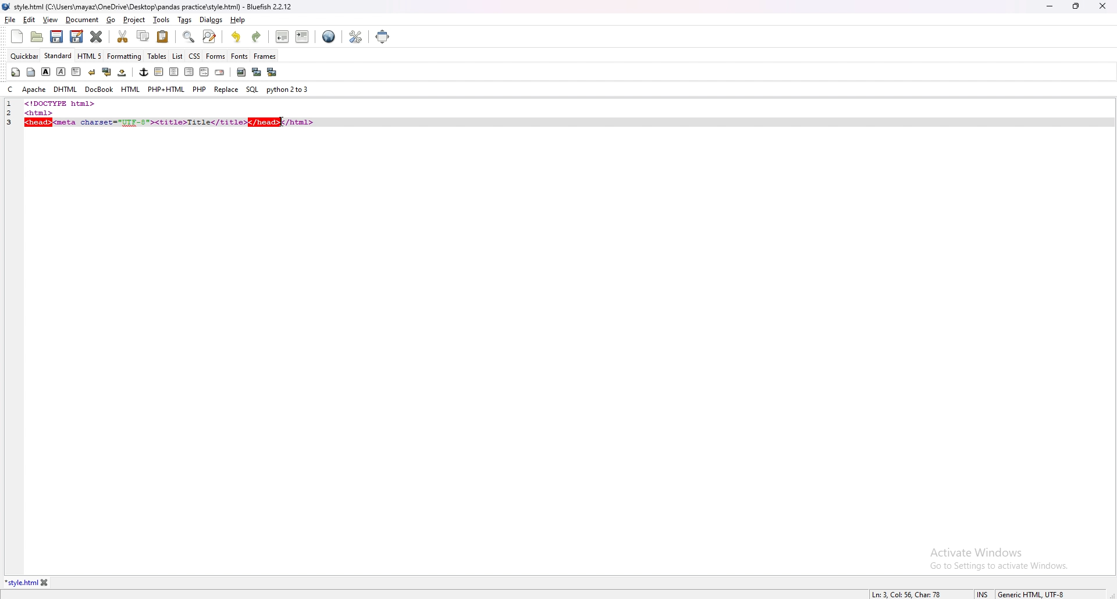 This screenshot has width=1117, height=599. Describe the element at coordinates (265, 56) in the screenshot. I see `frames` at that location.